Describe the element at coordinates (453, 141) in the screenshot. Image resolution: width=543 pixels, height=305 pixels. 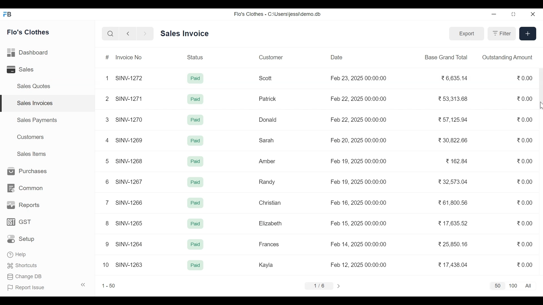
I see `30,822.66` at that location.